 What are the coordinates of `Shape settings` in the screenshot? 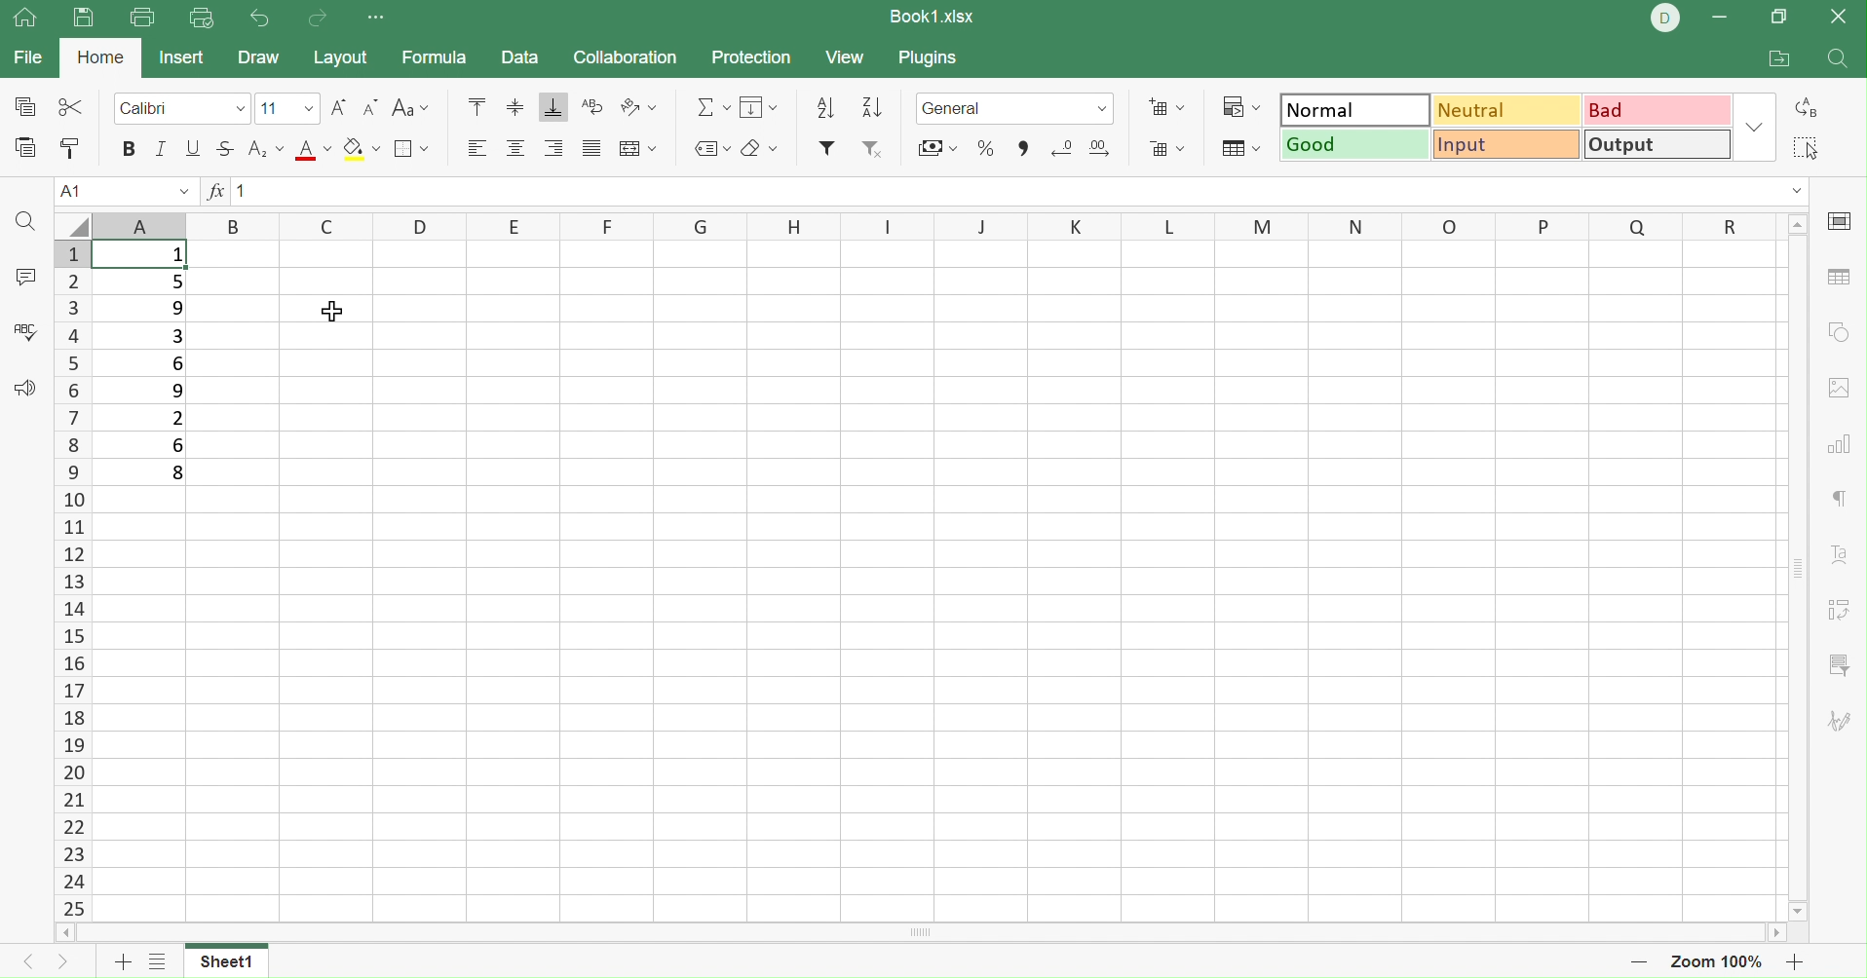 It's located at (1841, 334).